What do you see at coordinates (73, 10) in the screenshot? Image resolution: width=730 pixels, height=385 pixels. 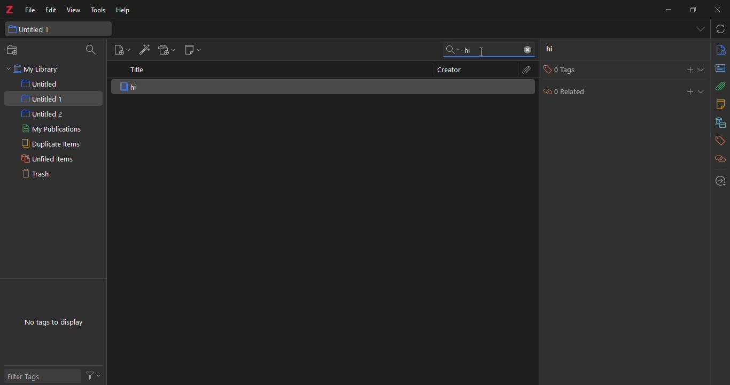 I see `view` at bounding box center [73, 10].